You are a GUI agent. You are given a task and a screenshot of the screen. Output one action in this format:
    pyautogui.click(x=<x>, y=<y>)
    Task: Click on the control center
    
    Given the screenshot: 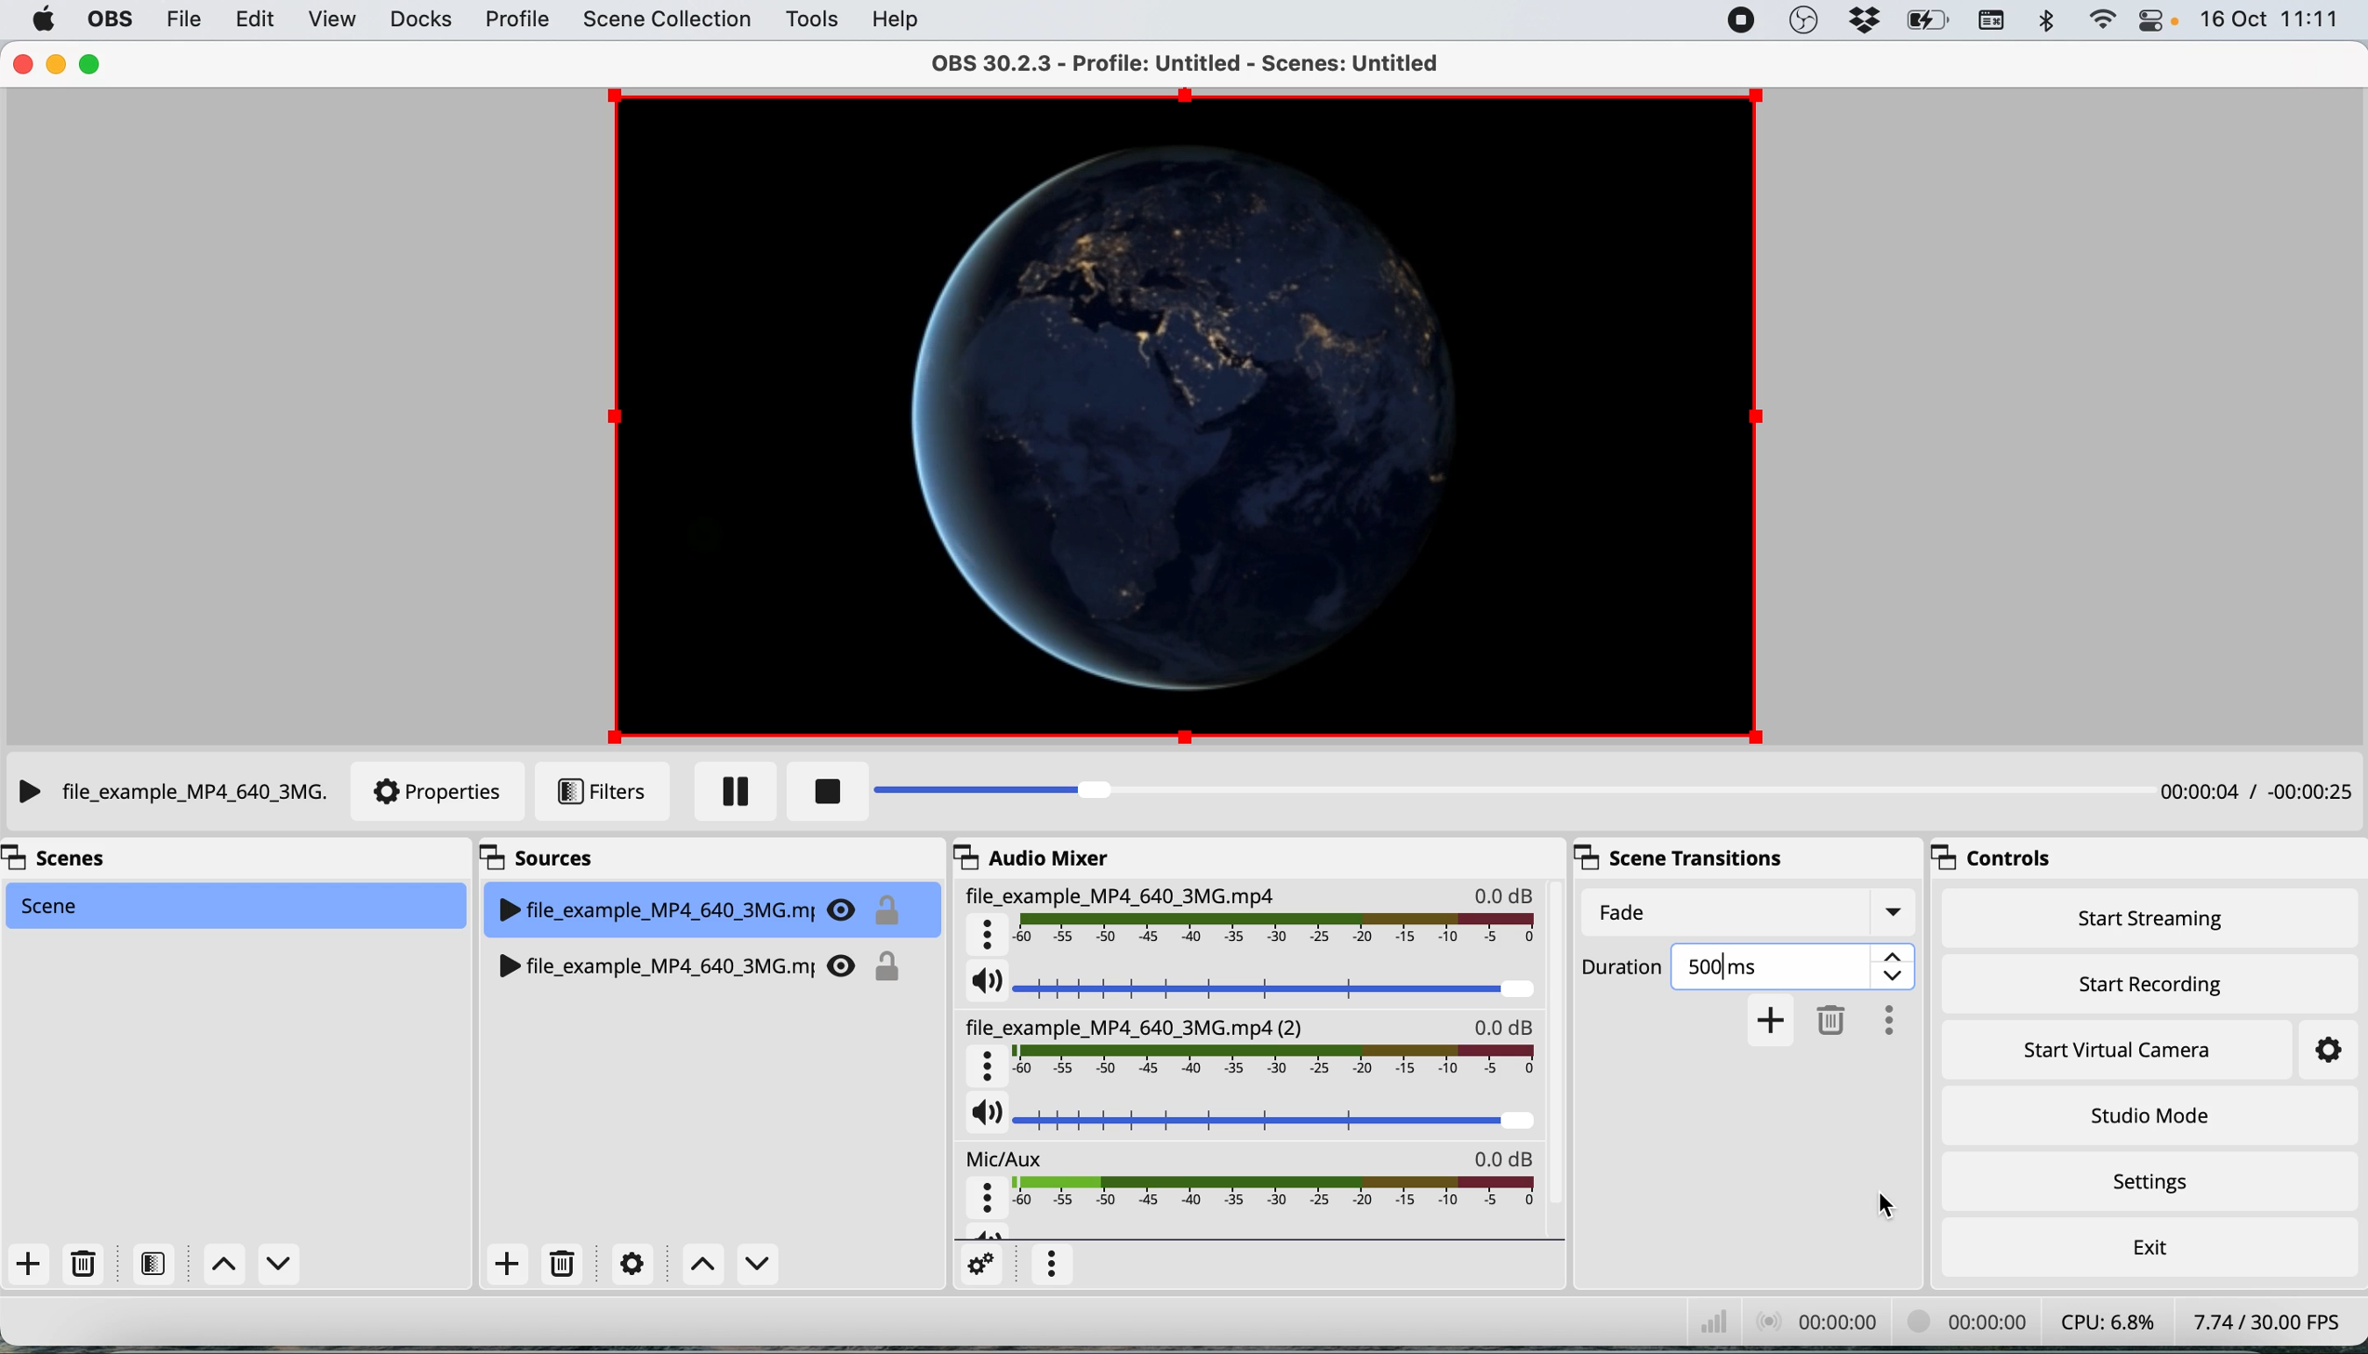 What is the action you would take?
    pyautogui.click(x=2149, y=20)
    